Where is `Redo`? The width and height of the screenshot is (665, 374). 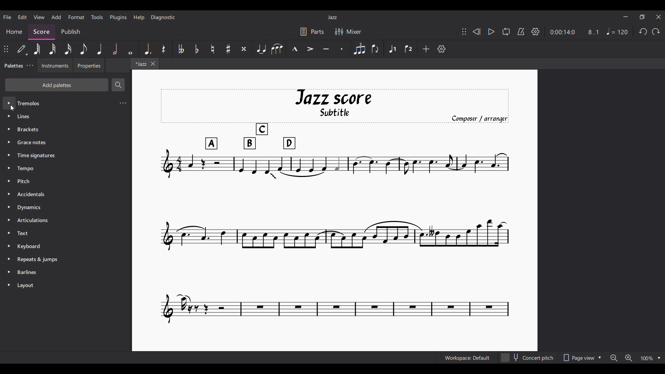
Redo is located at coordinates (656, 32).